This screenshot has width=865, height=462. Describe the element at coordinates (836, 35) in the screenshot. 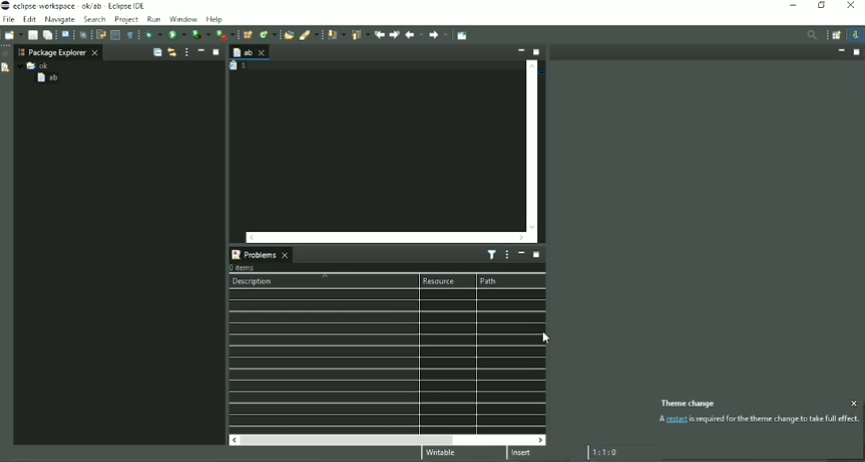

I see `Open Perspective` at that location.